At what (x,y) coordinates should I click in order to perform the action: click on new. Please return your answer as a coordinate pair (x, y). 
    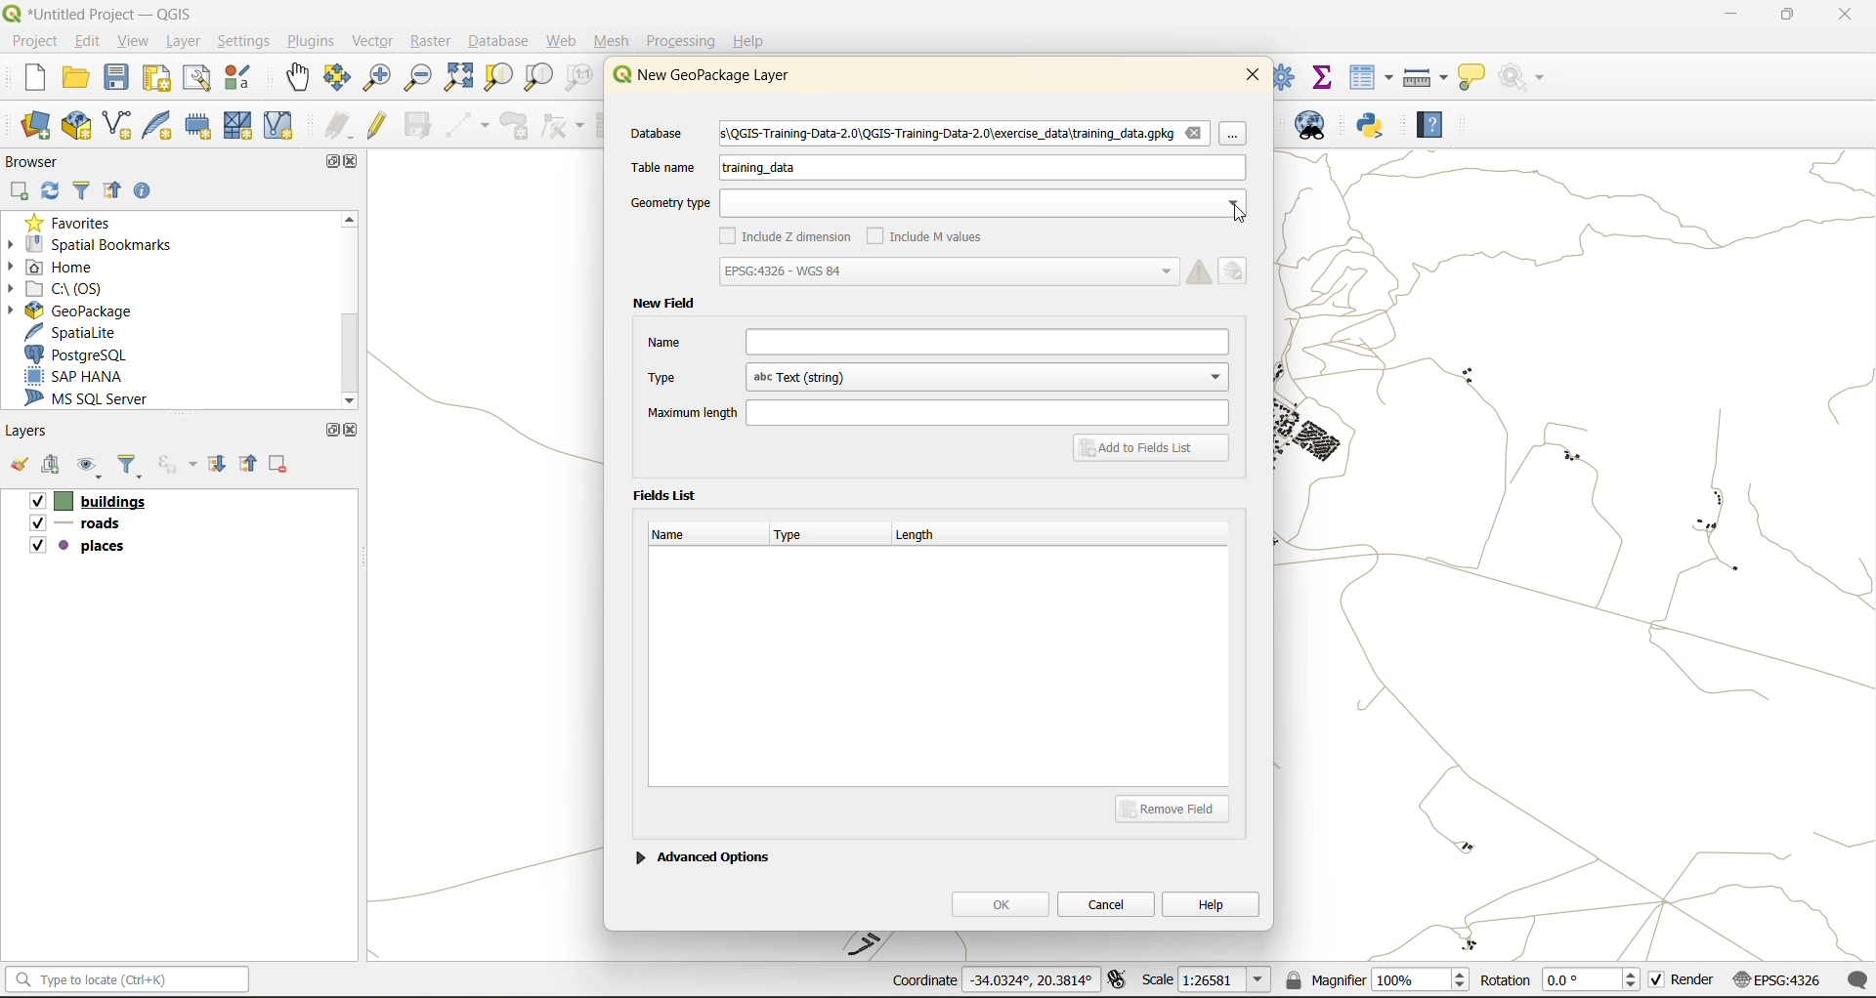
    Looking at the image, I should click on (24, 80).